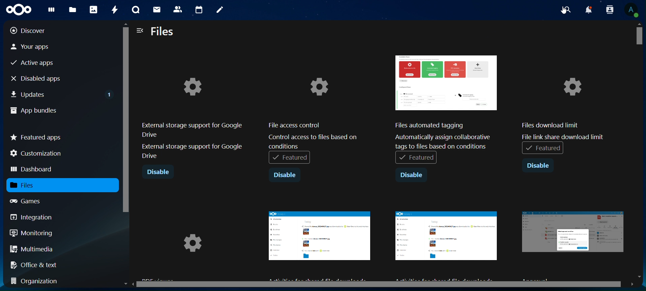 This screenshot has width=646, height=291. Describe the element at coordinates (37, 46) in the screenshot. I see `your apps` at that location.